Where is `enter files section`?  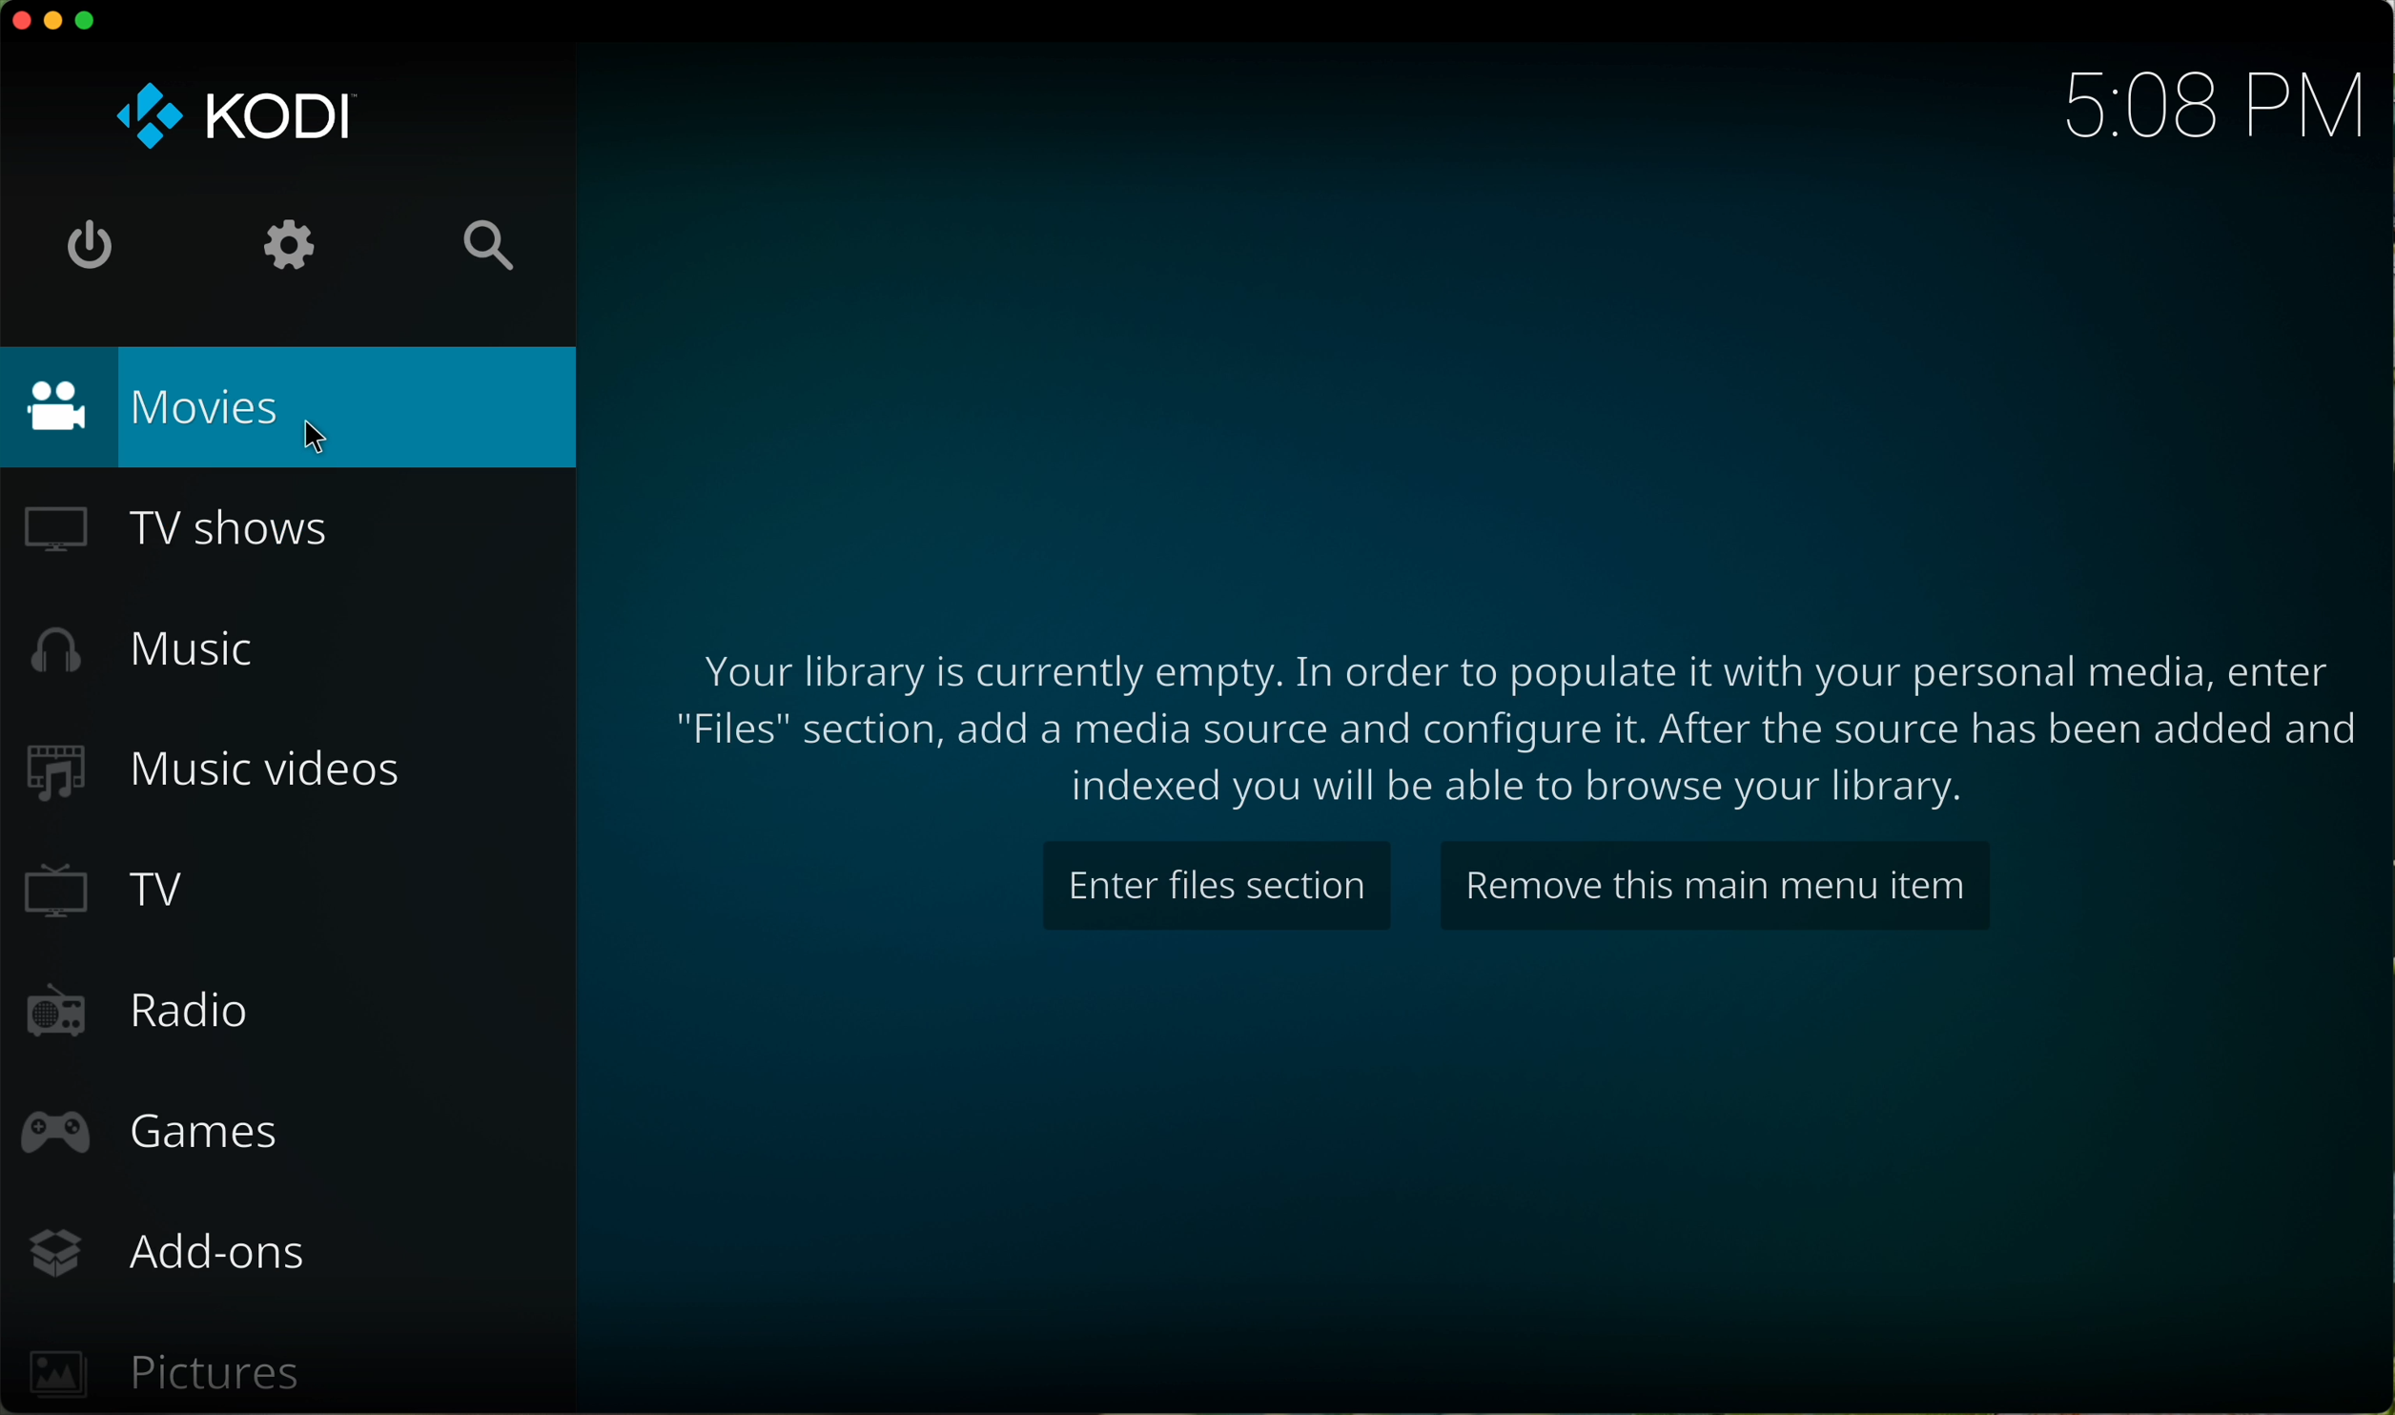
enter files section is located at coordinates (1216, 888).